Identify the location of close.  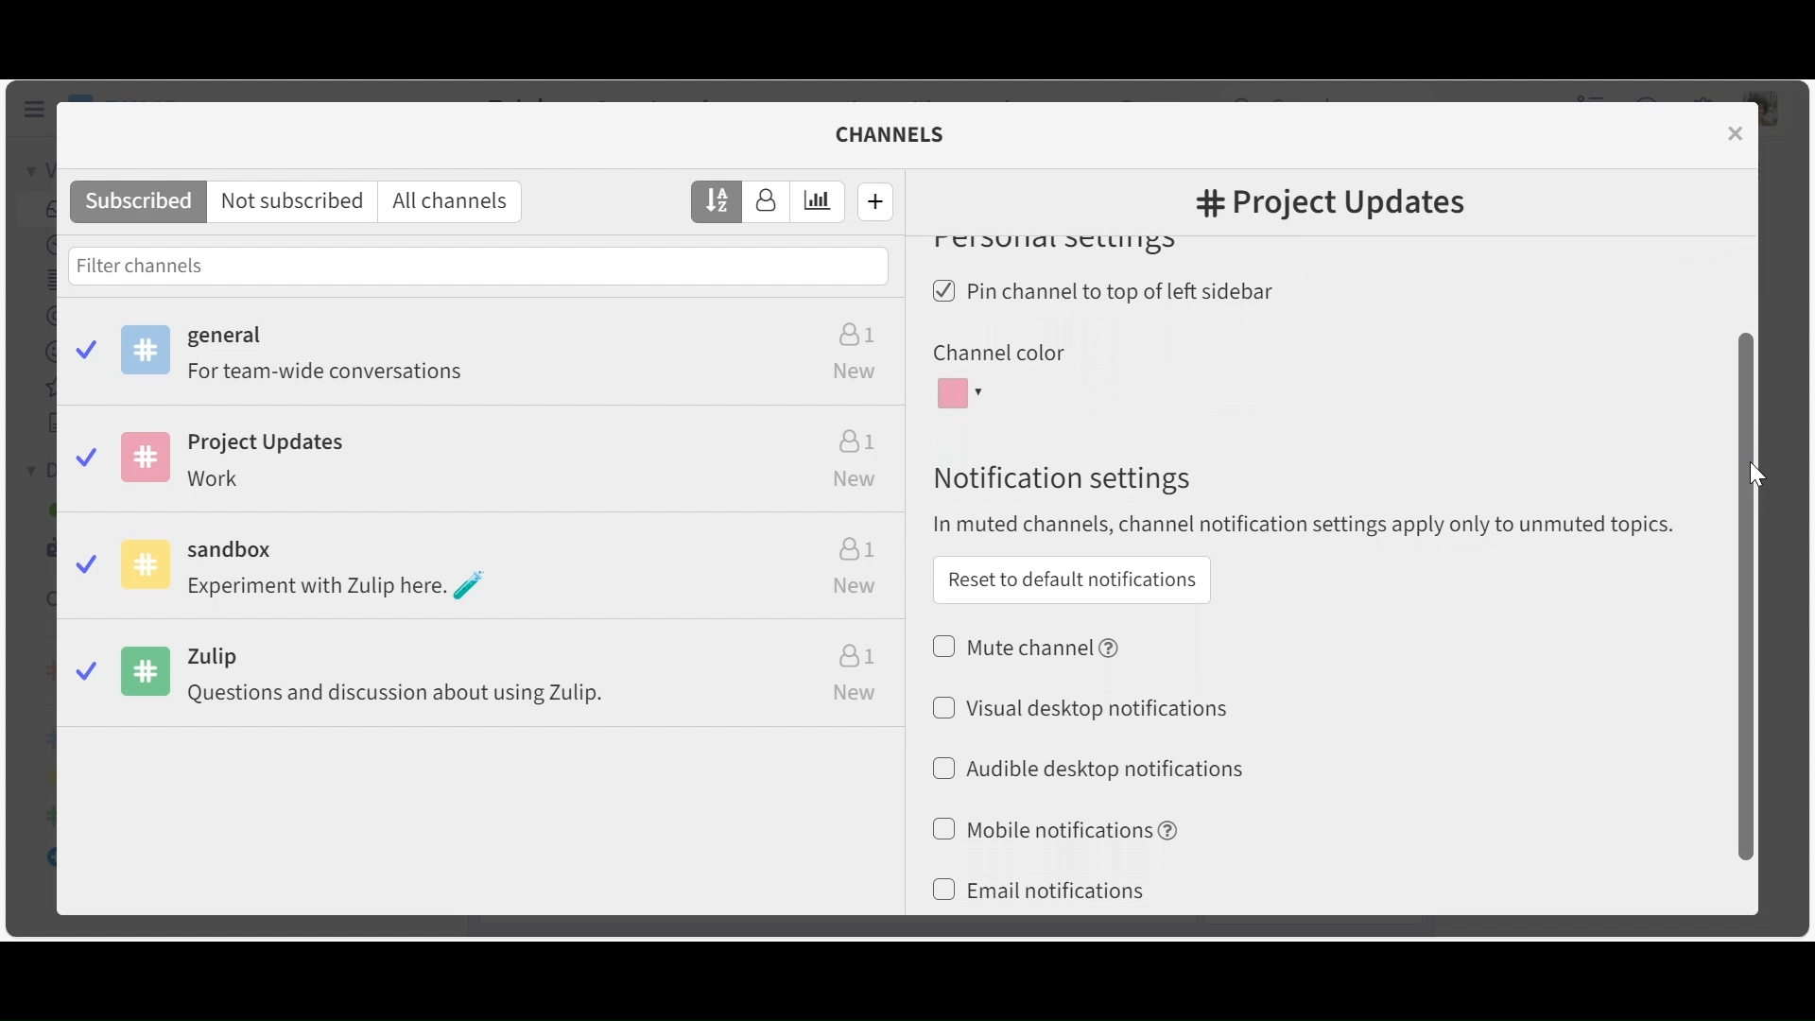
(1738, 132).